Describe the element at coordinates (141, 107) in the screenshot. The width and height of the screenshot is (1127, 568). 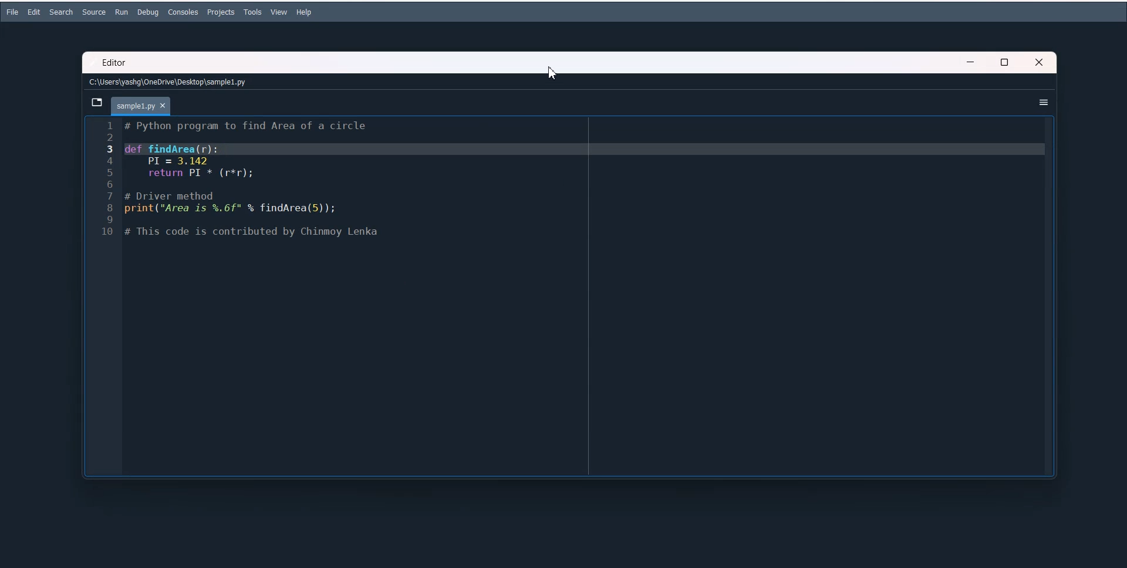
I see `Current file tab` at that location.